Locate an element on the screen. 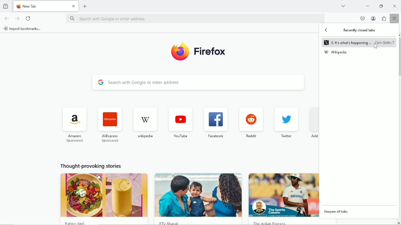  Eating Well is located at coordinates (104, 221).